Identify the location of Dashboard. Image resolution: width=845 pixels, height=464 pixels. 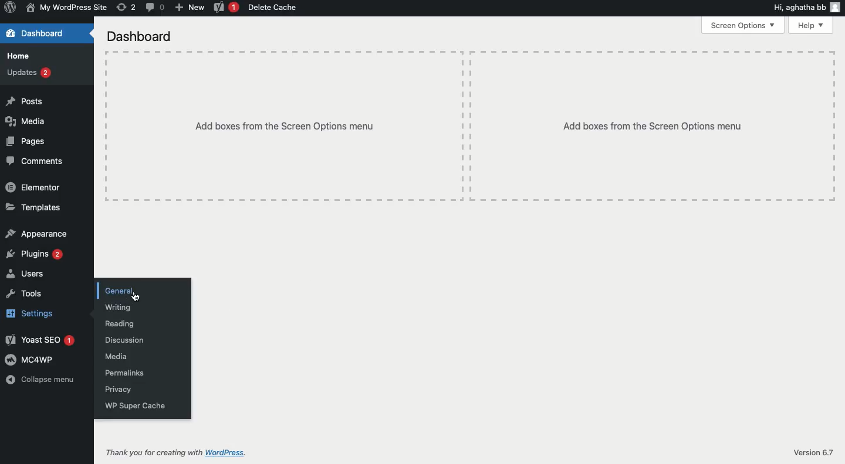
(138, 36).